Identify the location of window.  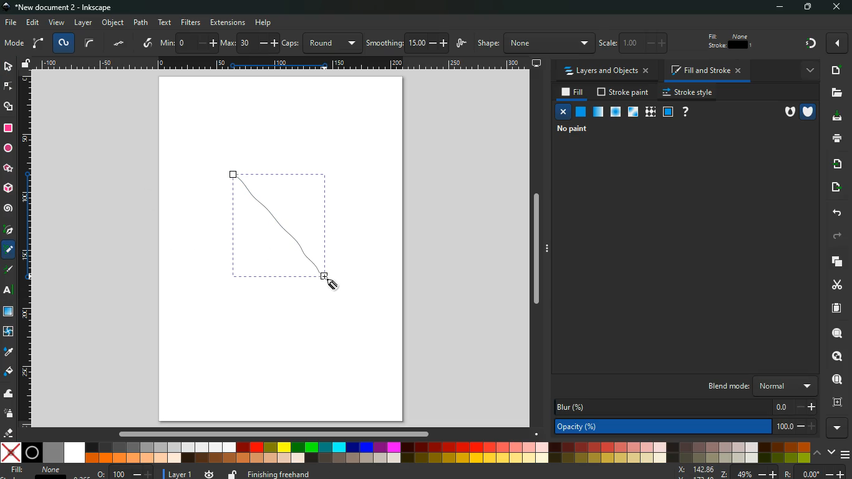
(632, 112).